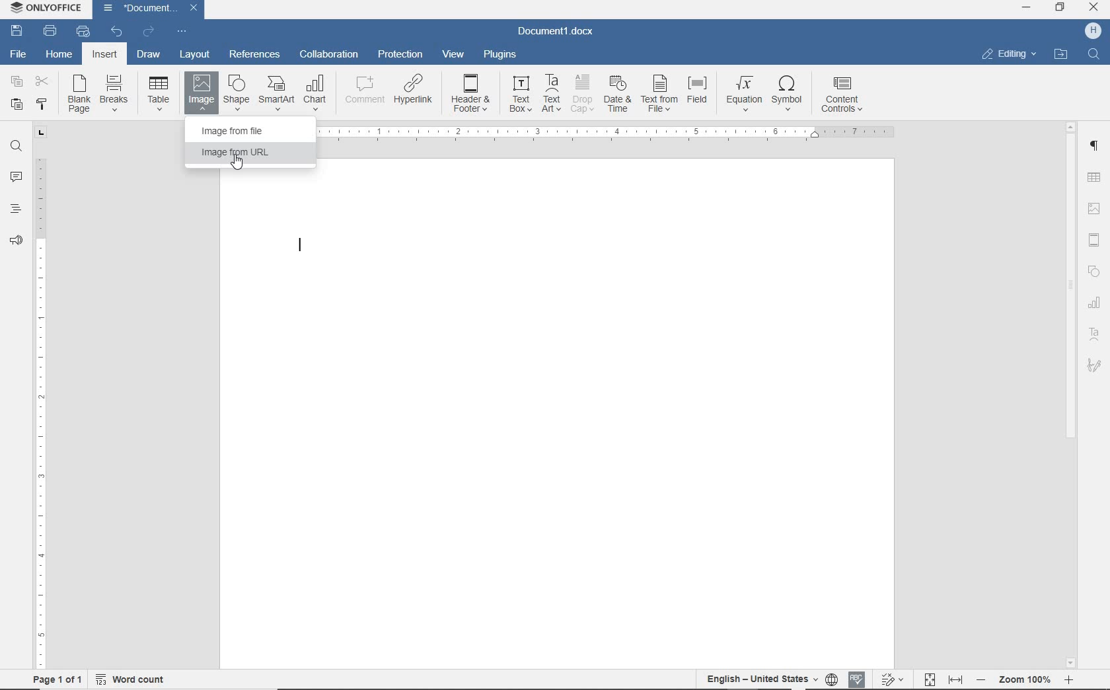 The image size is (1110, 690). What do you see at coordinates (1093, 30) in the screenshot?
I see `H (user account)` at bounding box center [1093, 30].